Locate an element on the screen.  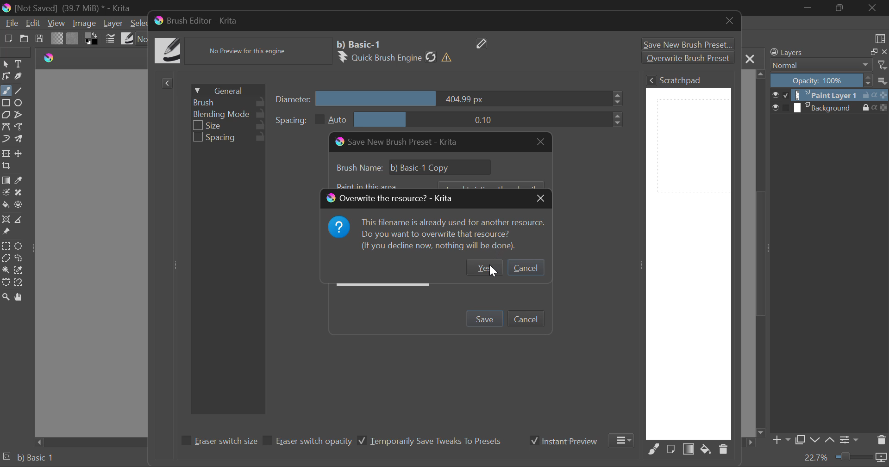
Brush Presets is located at coordinates (128, 39).